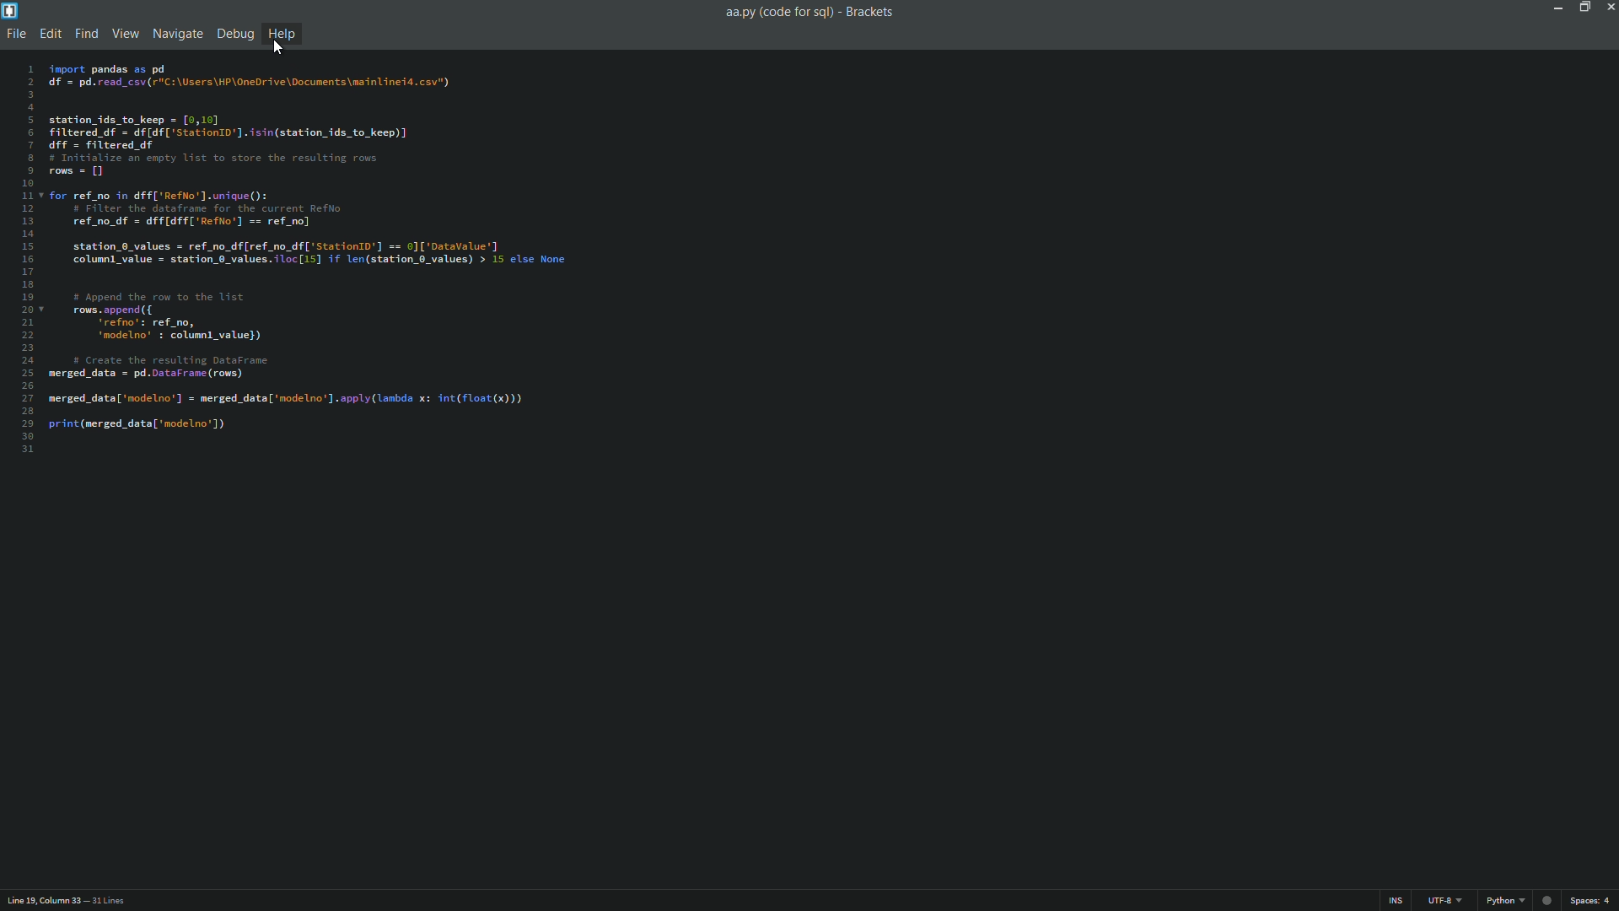 This screenshot has width=1619, height=911. Describe the element at coordinates (114, 898) in the screenshot. I see `31 lines` at that location.